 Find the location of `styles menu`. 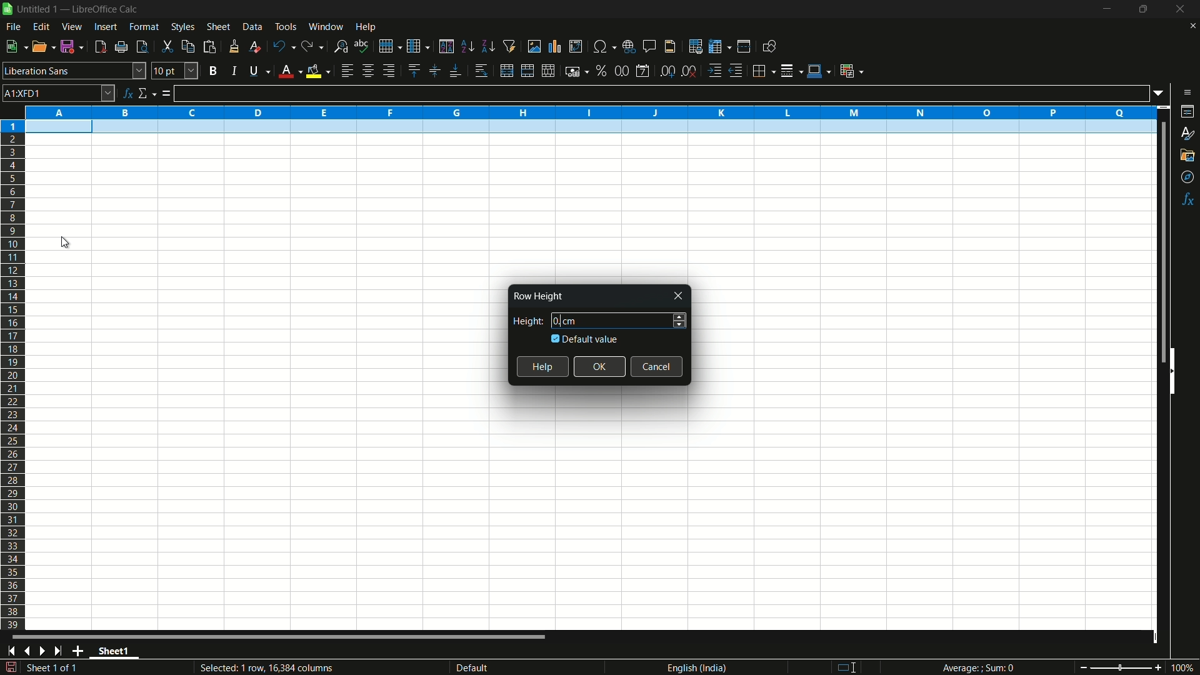

styles menu is located at coordinates (183, 27).